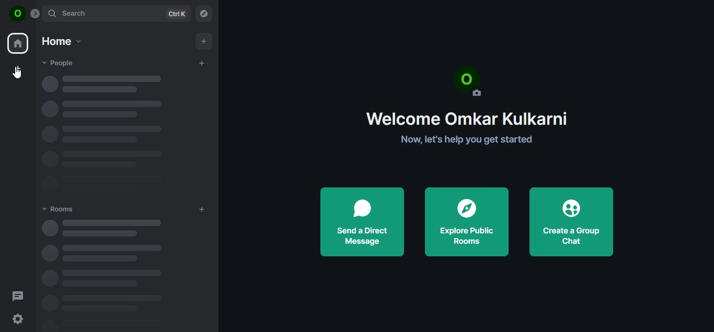  Describe the element at coordinates (18, 68) in the screenshot. I see `create a space` at that location.